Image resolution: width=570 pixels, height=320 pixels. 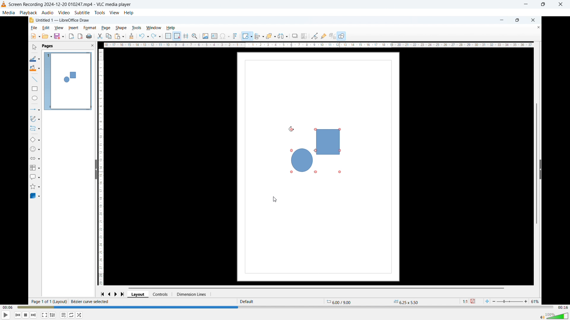 I want to click on Logo , so click(x=4, y=4).